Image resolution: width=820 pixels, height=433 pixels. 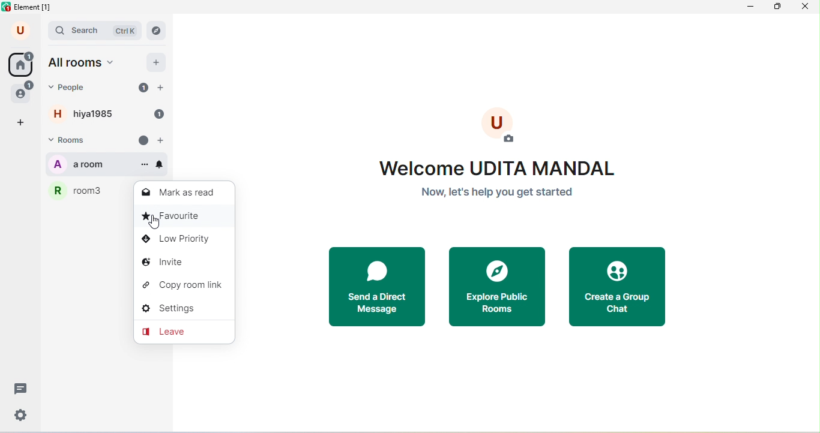 I want to click on add photo, so click(x=499, y=126).